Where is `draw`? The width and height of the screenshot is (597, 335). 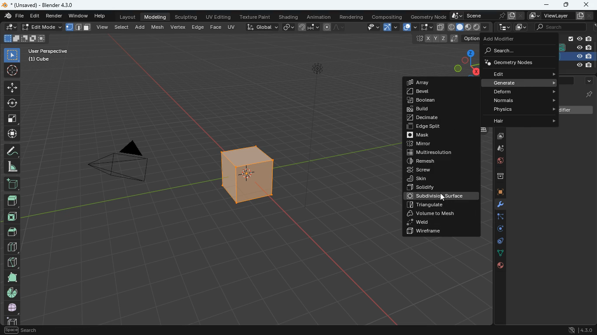
draw is located at coordinates (13, 152).